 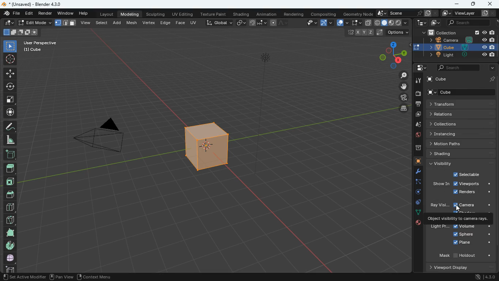 I want to click on camera, so click(x=419, y=94).